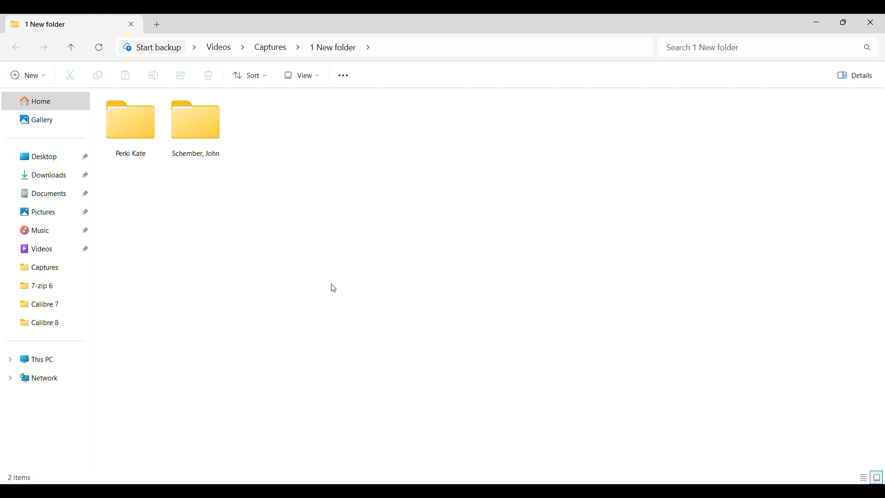 The height and width of the screenshot is (498, 885). Describe the element at coordinates (47, 193) in the screenshot. I see `Documents` at that location.